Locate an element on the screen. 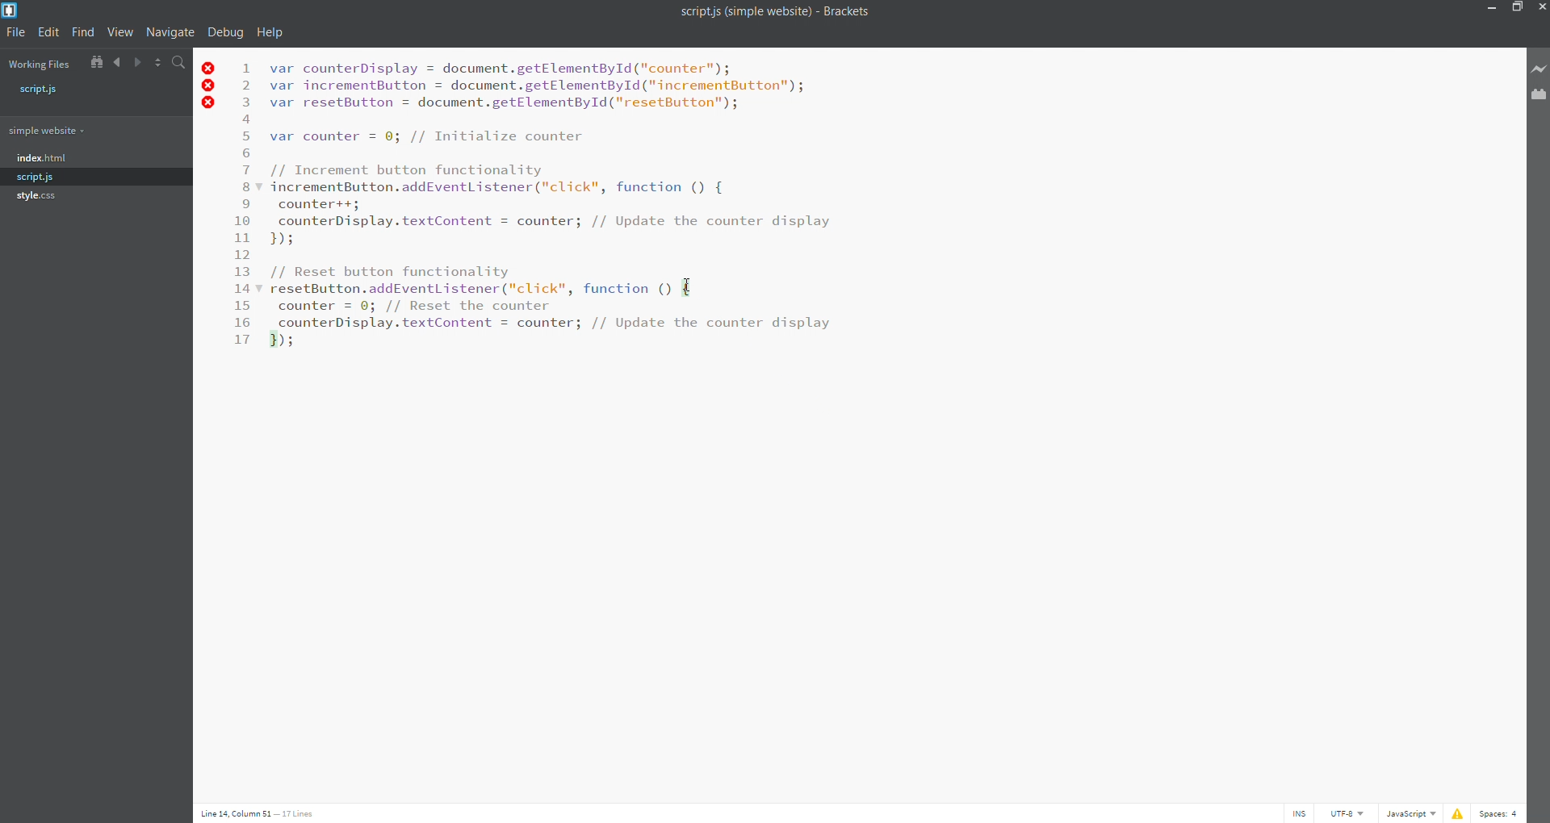 The height and width of the screenshot is (823, 1550). find is located at coordinates (82, 32).